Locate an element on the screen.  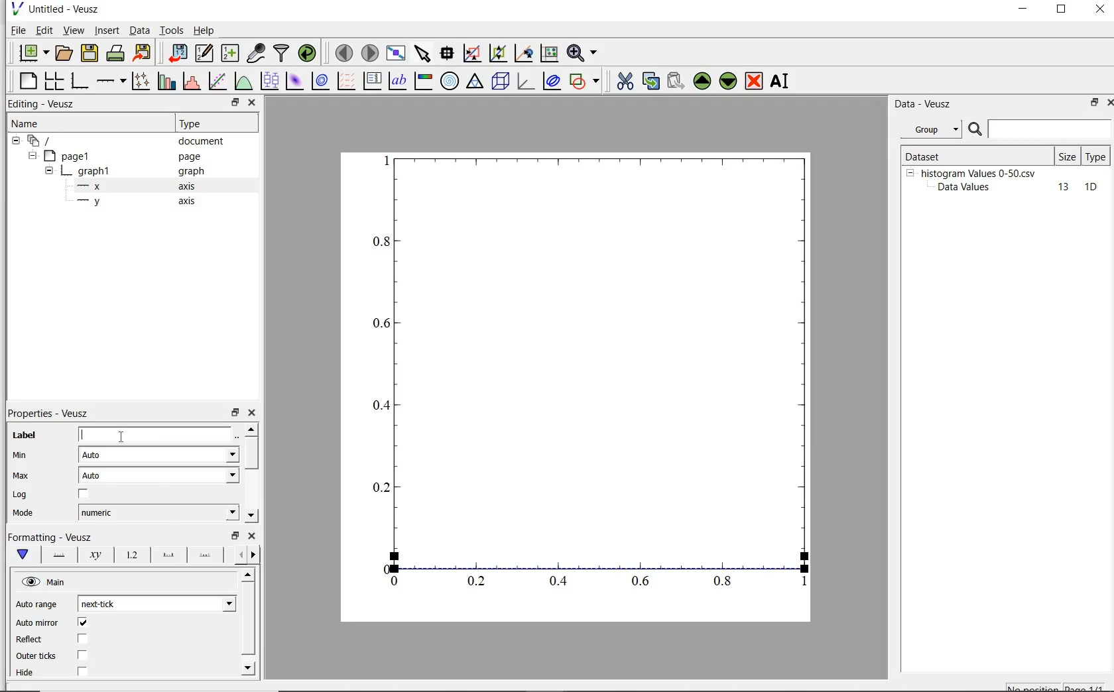
plot boxplots is located at coordinates (269, 80).